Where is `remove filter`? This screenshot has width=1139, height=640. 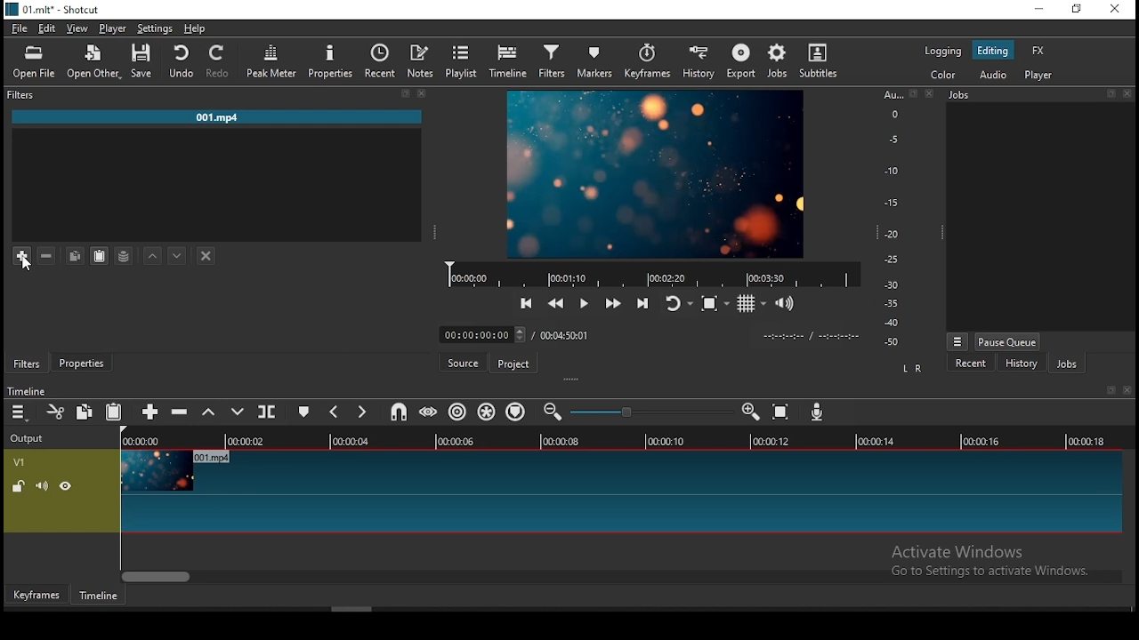
remove filter is located at coordinates (47, 255).